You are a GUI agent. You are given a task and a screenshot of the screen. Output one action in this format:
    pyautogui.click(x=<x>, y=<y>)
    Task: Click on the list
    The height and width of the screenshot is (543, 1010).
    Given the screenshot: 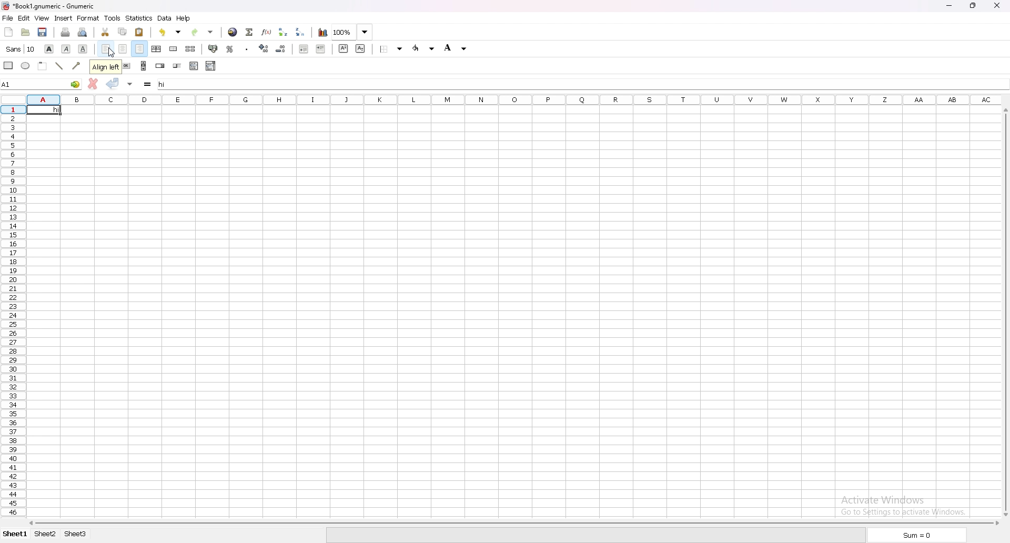 What is the action you would take?
    pyautogui.click(x=194, y=66)
    